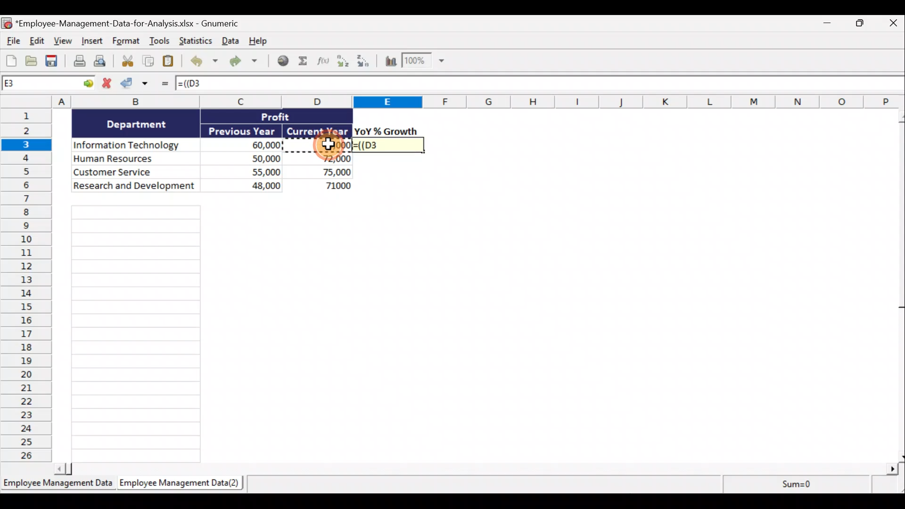 The width and height of the screenshot is (905, 509). Describe the element at coordinates (49, 85) in the screenshot. I see `Cell allocation` at that location.